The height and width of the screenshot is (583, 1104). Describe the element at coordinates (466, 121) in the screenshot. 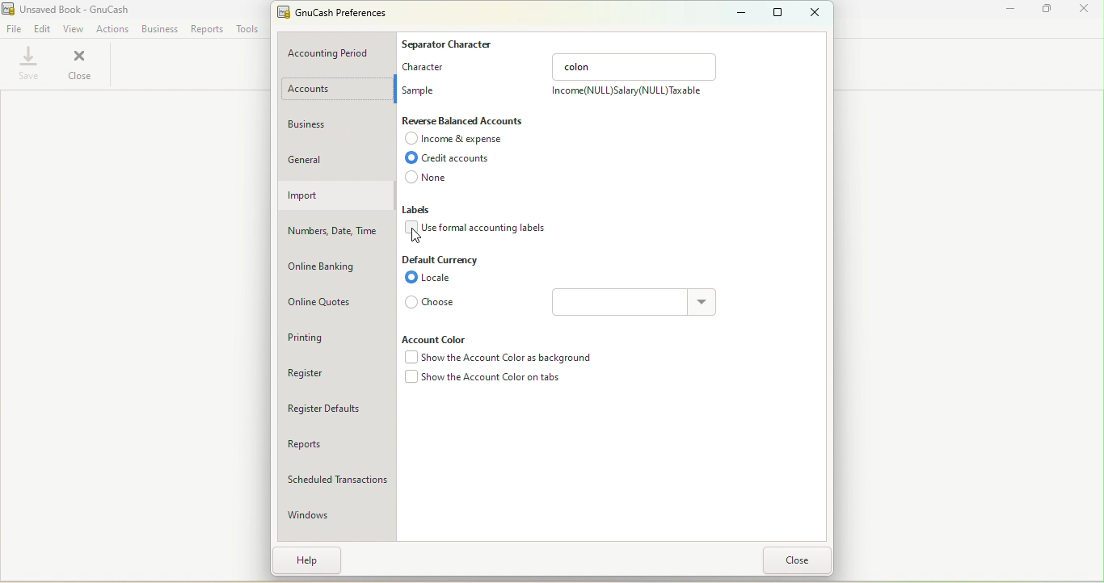

I see `Reverse balanced accounts` at that location.